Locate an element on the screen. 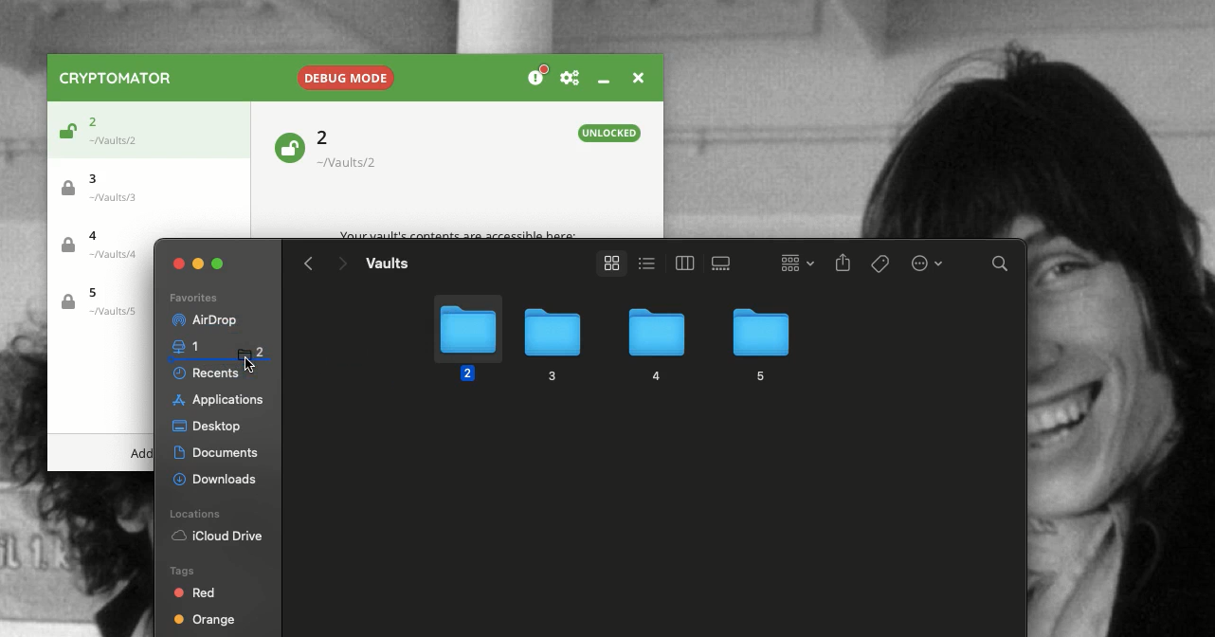  Airdrop is located at coordinates (203, 320).